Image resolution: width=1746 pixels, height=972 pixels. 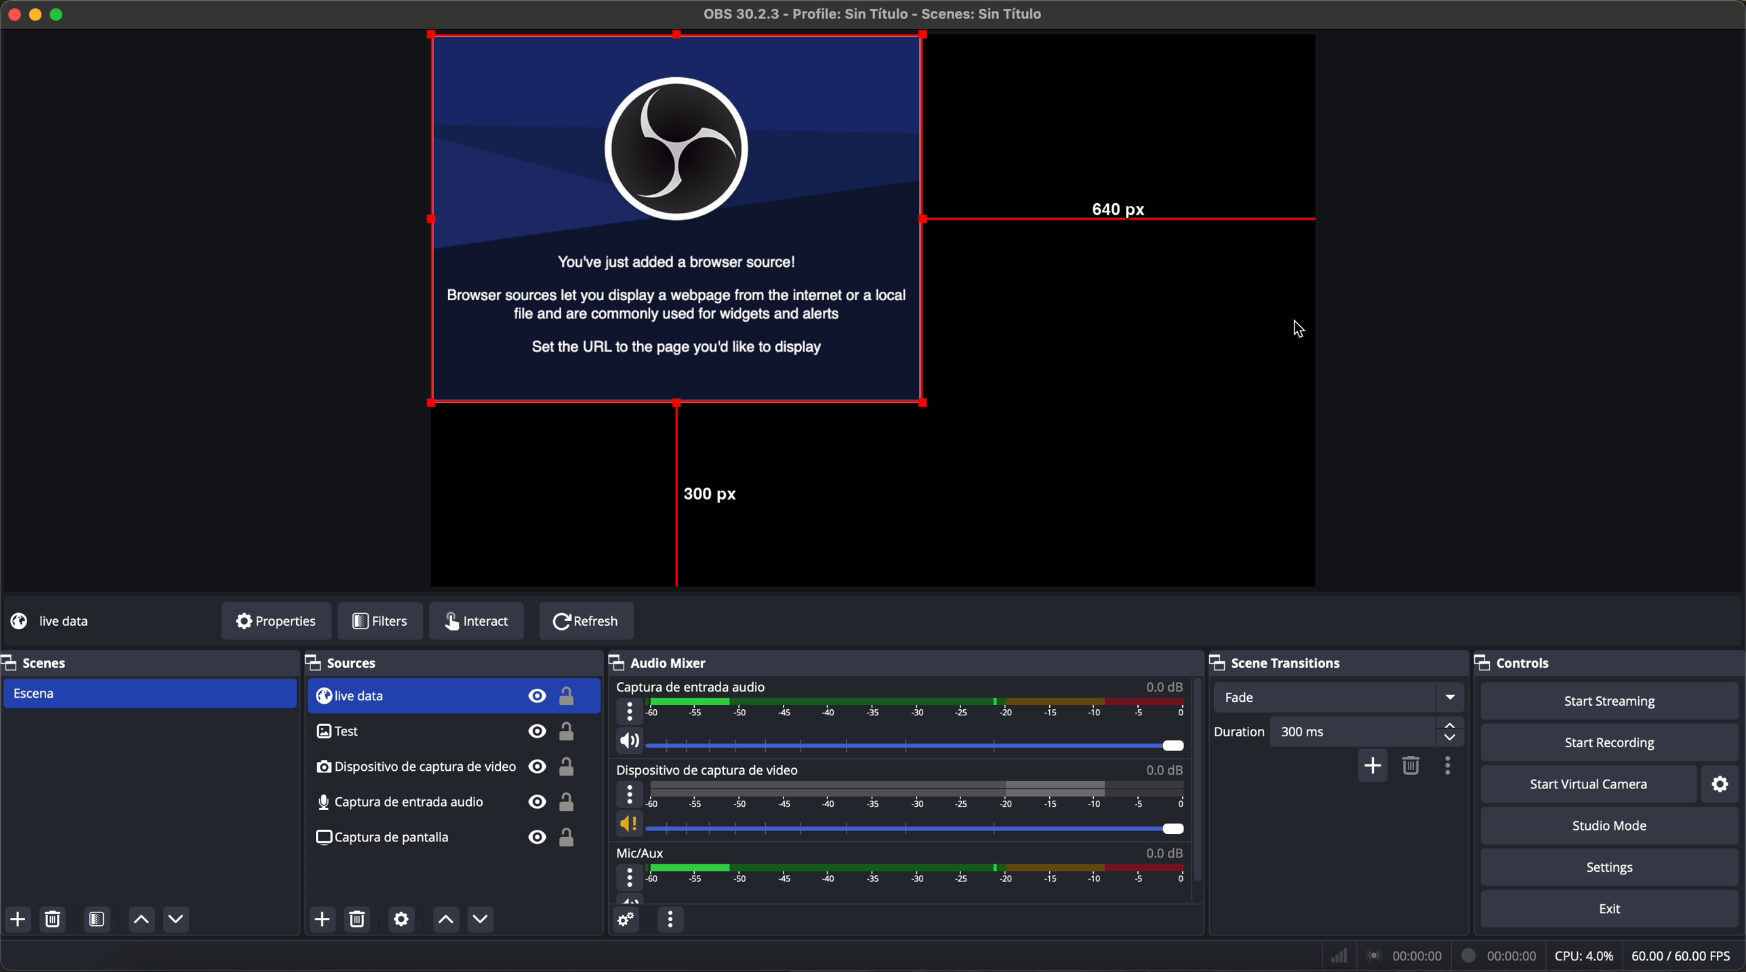 What do you see at coordinates (1281, 662) in the screenshot?
I see `scene transitions` at bounding box center [1281, 662].